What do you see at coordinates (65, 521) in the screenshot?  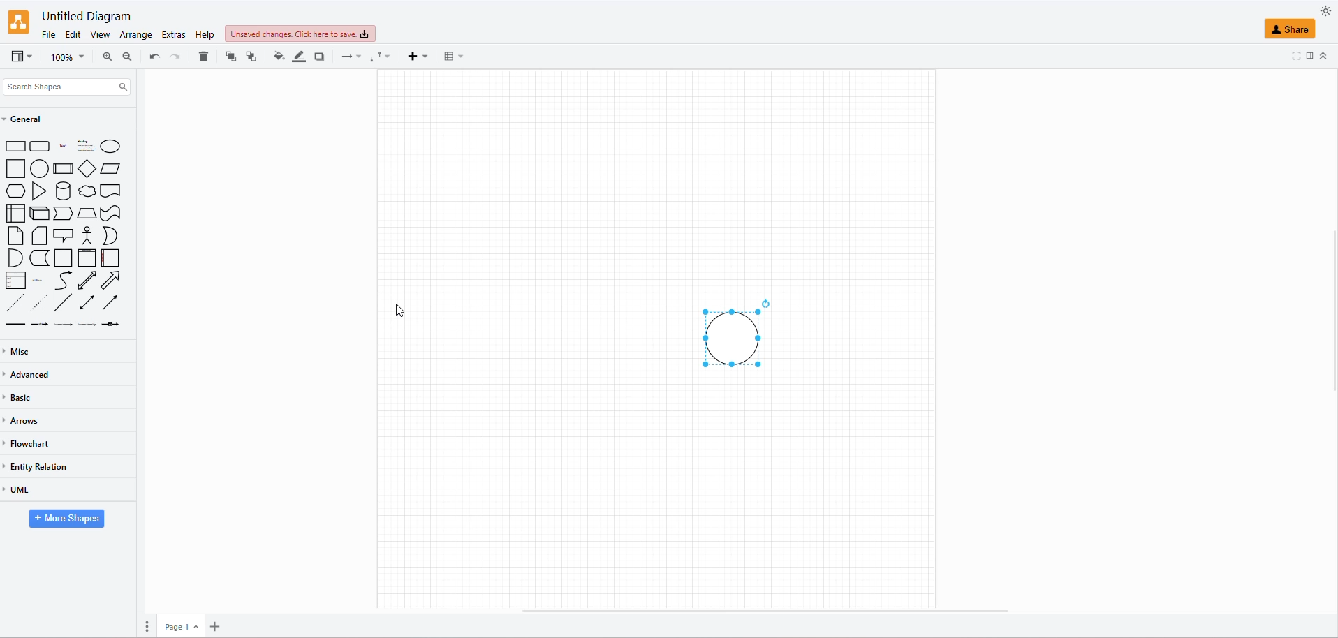 I see `MORE SHAPES` at bounding box center [65, 521].